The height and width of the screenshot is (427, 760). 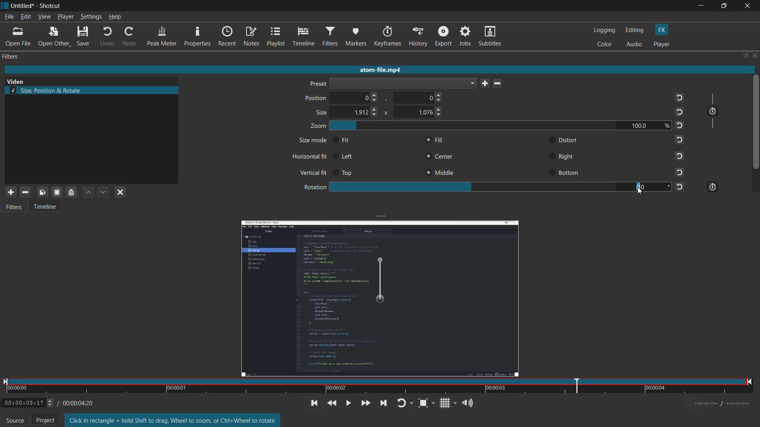 What do you see at coordinates (755, 122) in the screenshot?
I see `scroll bar` at bounding box center [755, 122].